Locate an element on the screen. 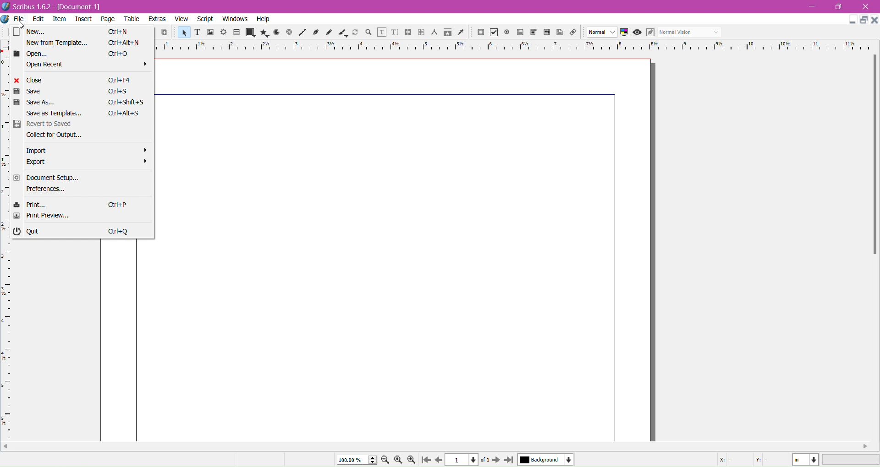 The width and height of the screenshot is (880, 467). File is located at coordinates (20, 20).